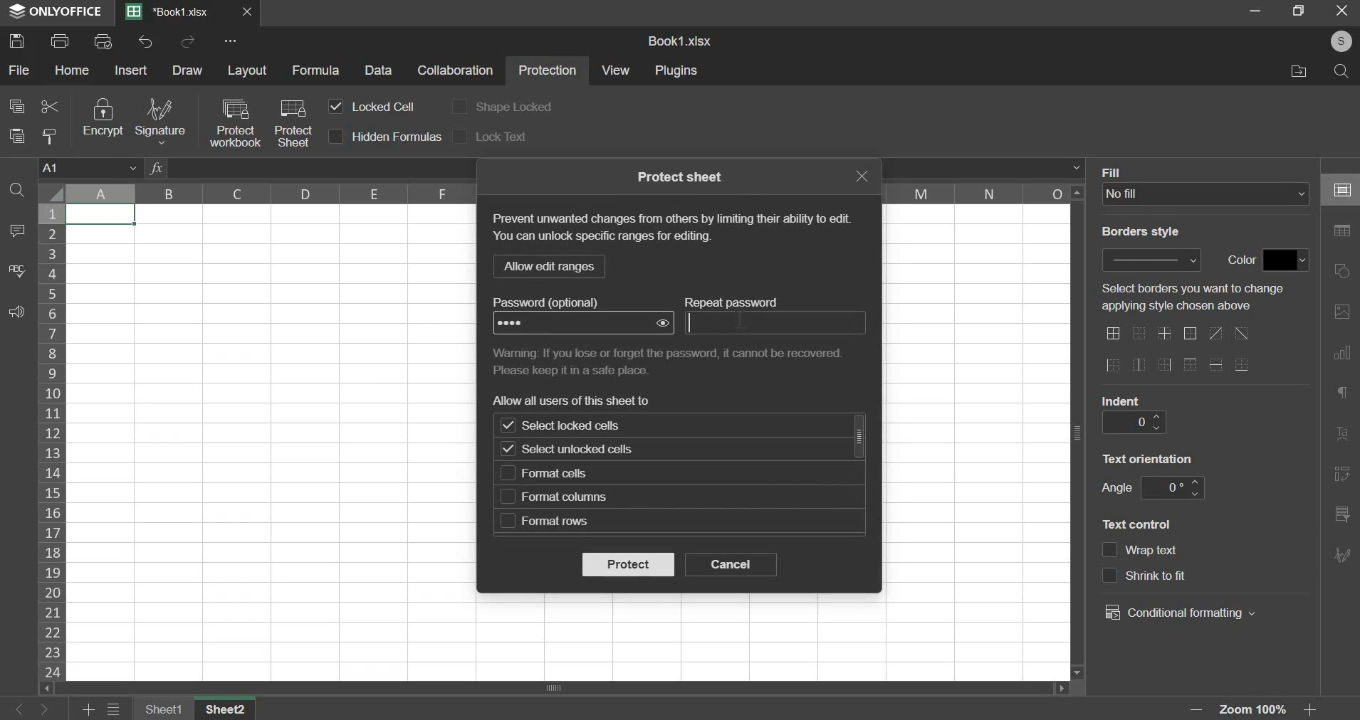 The height and width of the screenshot is (720, 1360). What do you see at coordinates (560, 474) in the screenshot?
I see `format cells` at bounding box center [560, 474].